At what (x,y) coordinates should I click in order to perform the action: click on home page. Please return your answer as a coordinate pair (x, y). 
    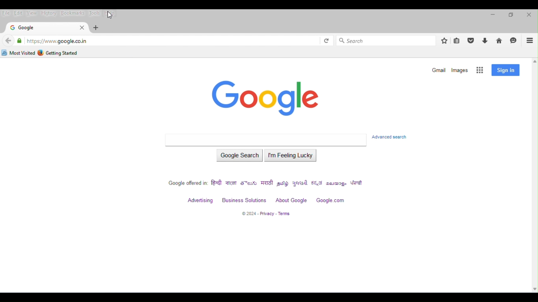
    Looking at the image, I should click on (499, 41).